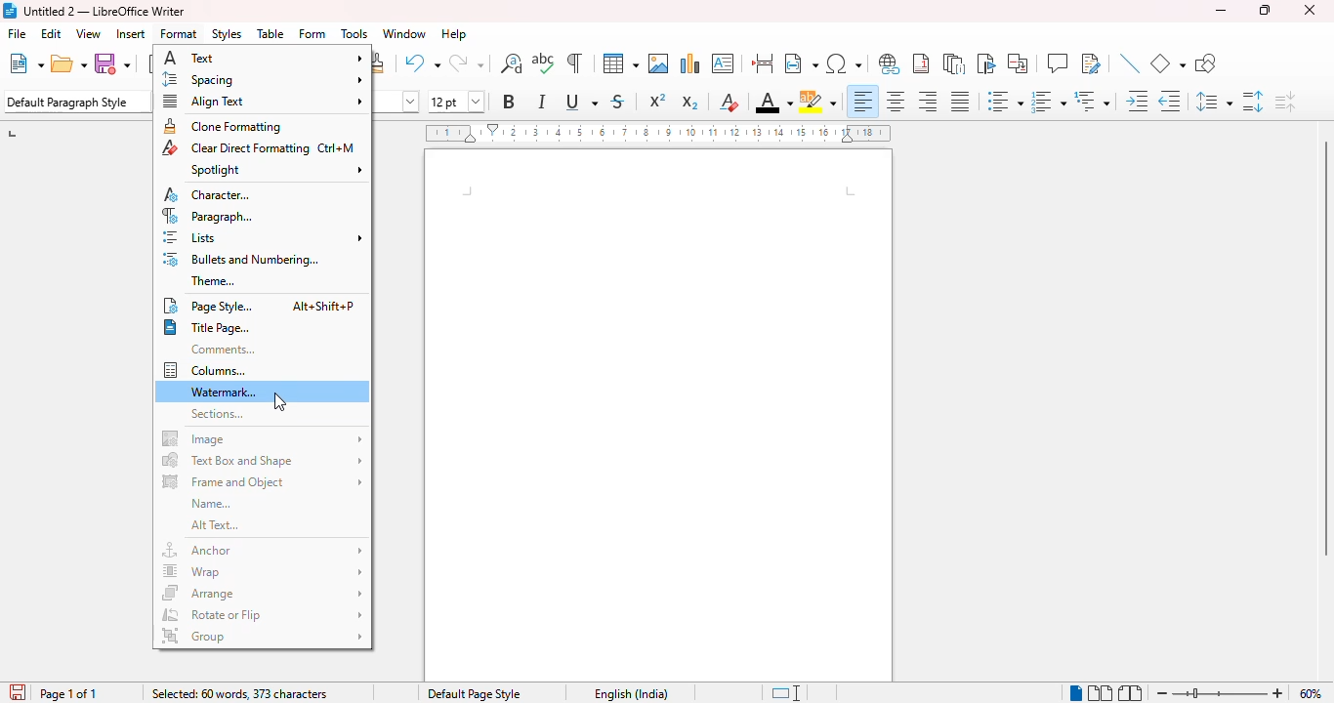  What do you see at coordinates (1161, 693) in the screenshot?
I see `zoom out` at bounding box center [1161, 693].